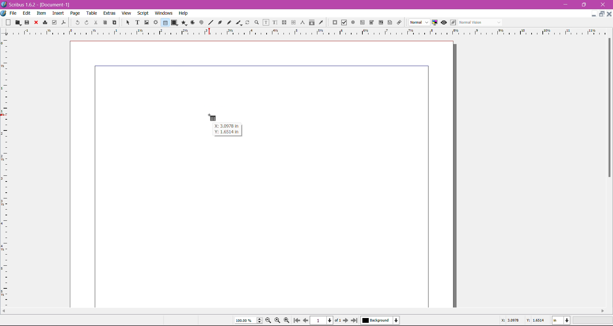  Describe the element at coordinates (226, 125) in the screenshot. I see `X: 3.0978 in` at that location.